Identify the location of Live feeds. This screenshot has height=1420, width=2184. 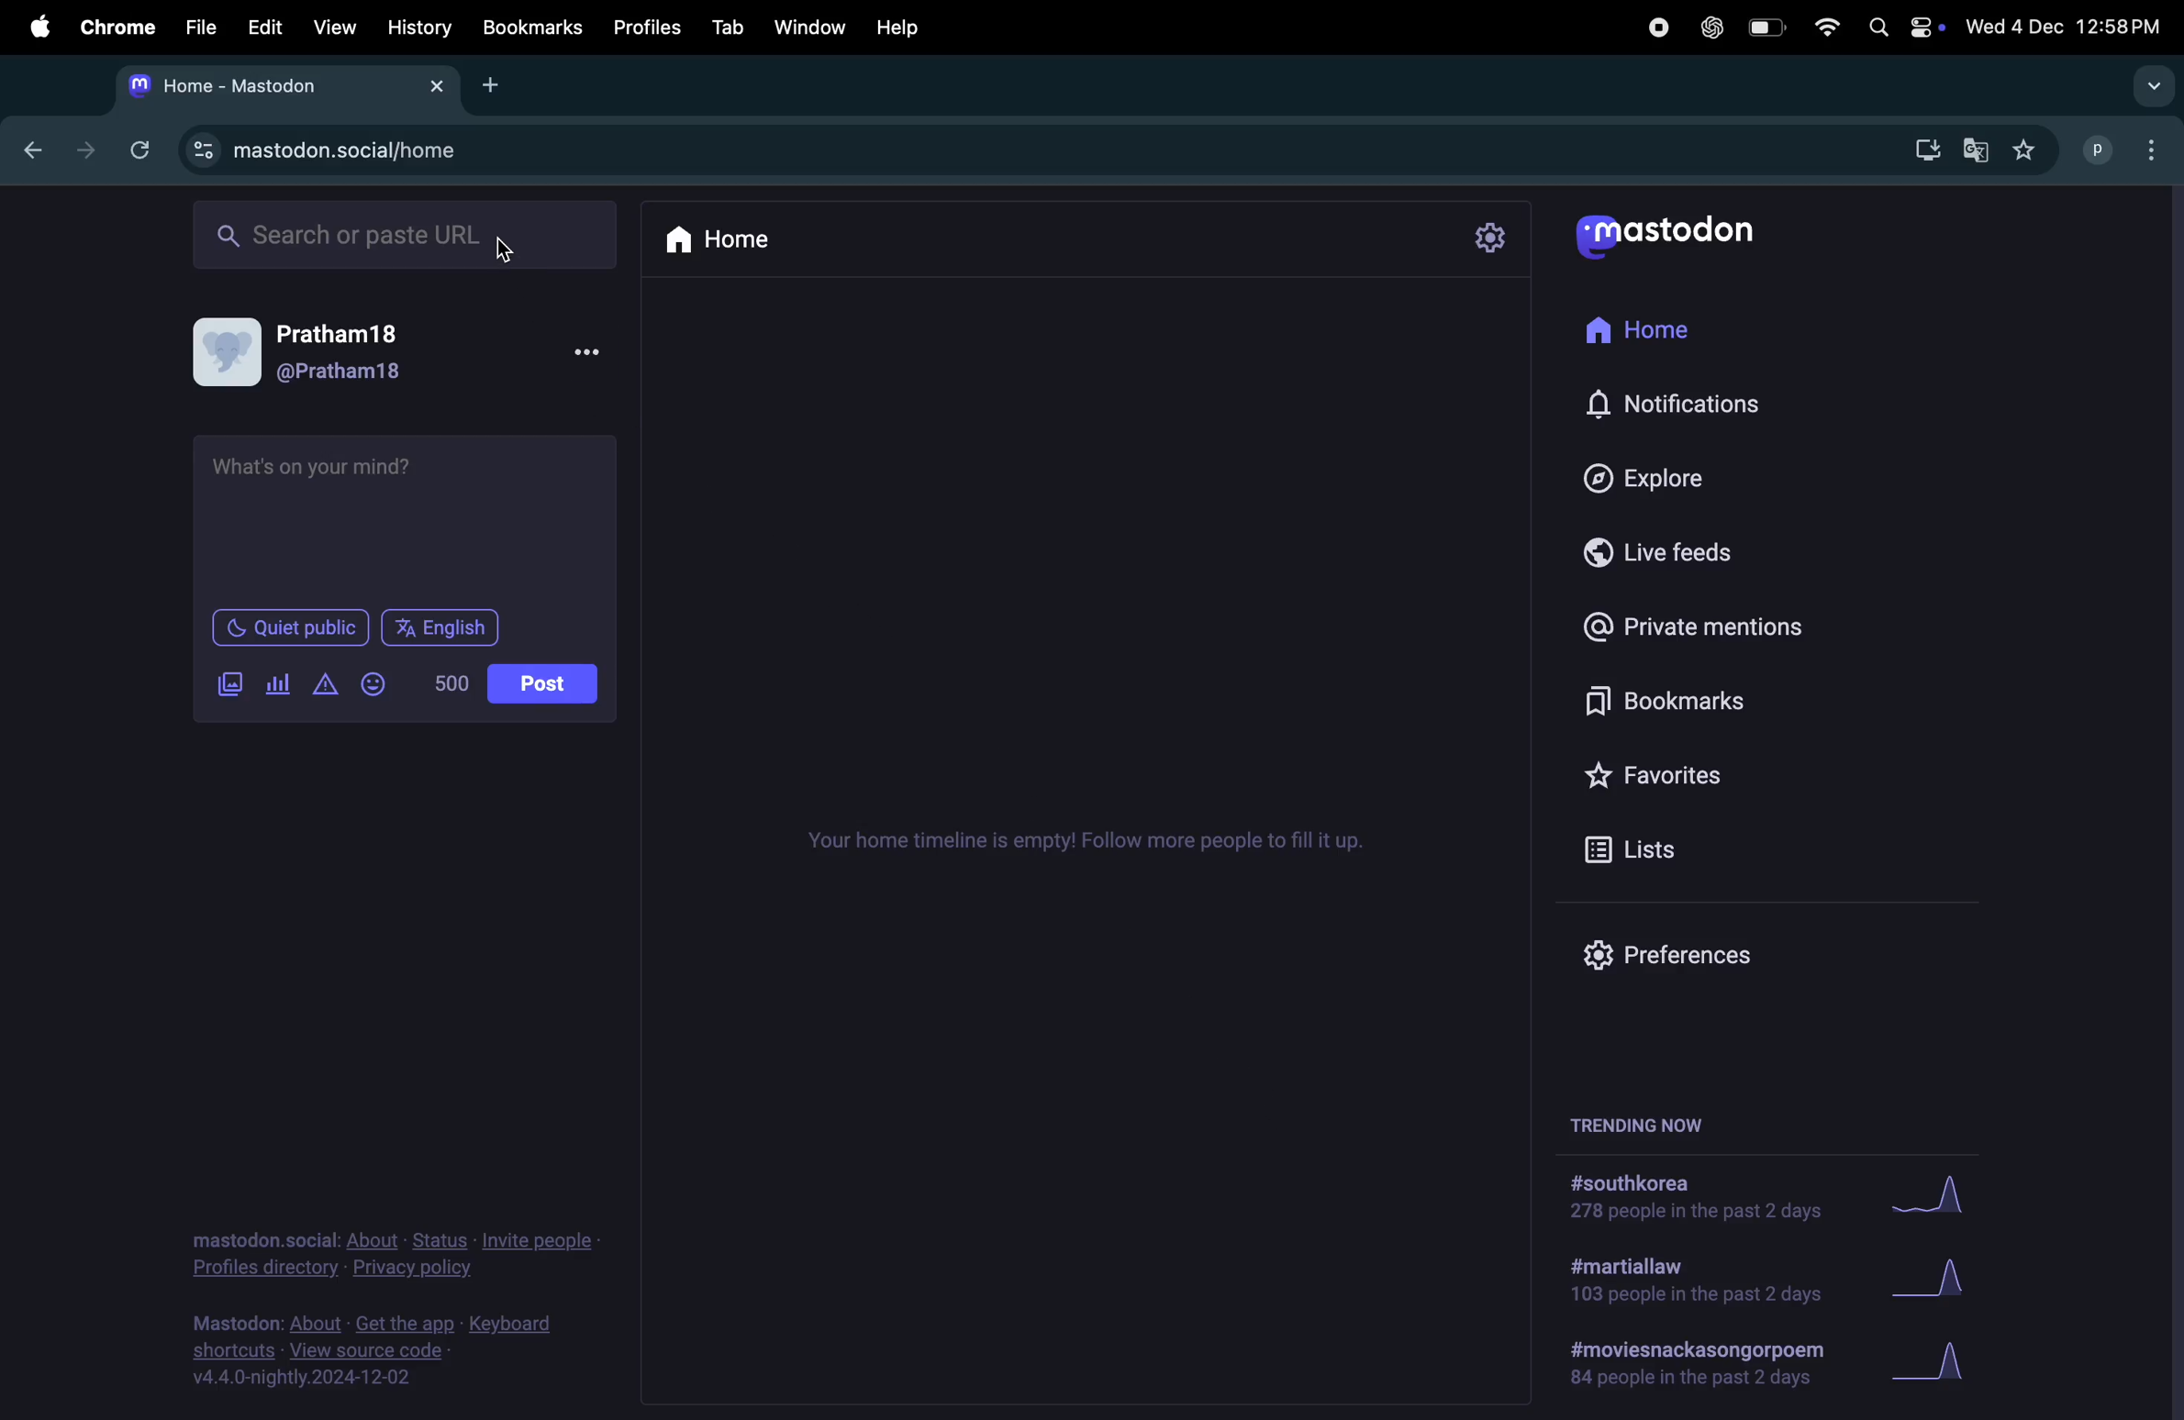
(1697, 560).